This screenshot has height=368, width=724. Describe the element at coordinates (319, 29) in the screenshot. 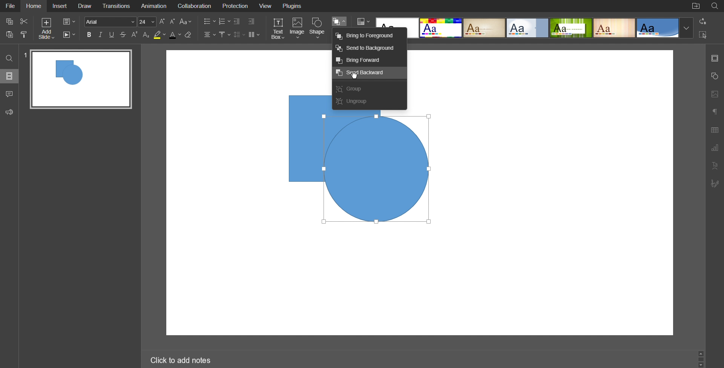

I see `Shape` at that location.